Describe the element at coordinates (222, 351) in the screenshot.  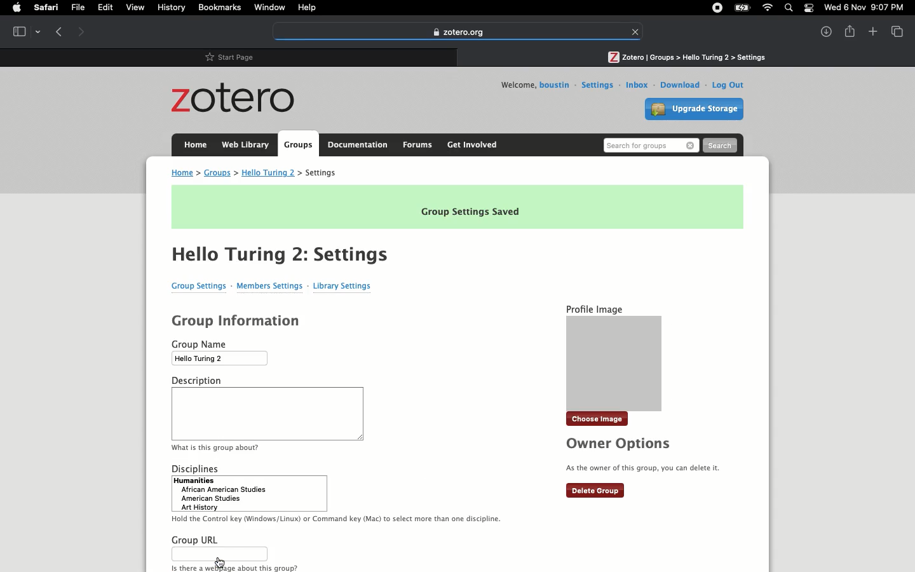
I see `Group name` at that location.